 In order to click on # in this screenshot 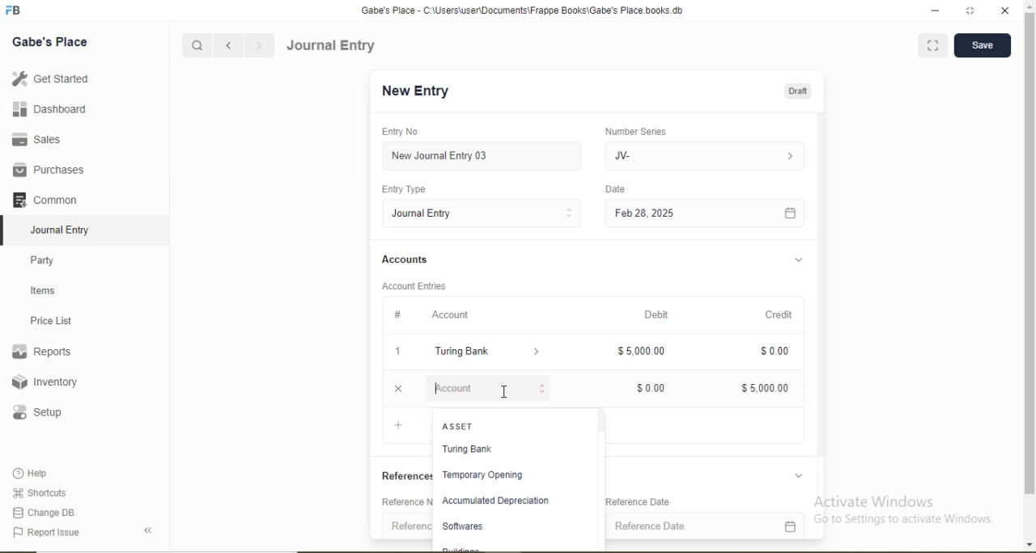, I will do `click(397, 314)`.